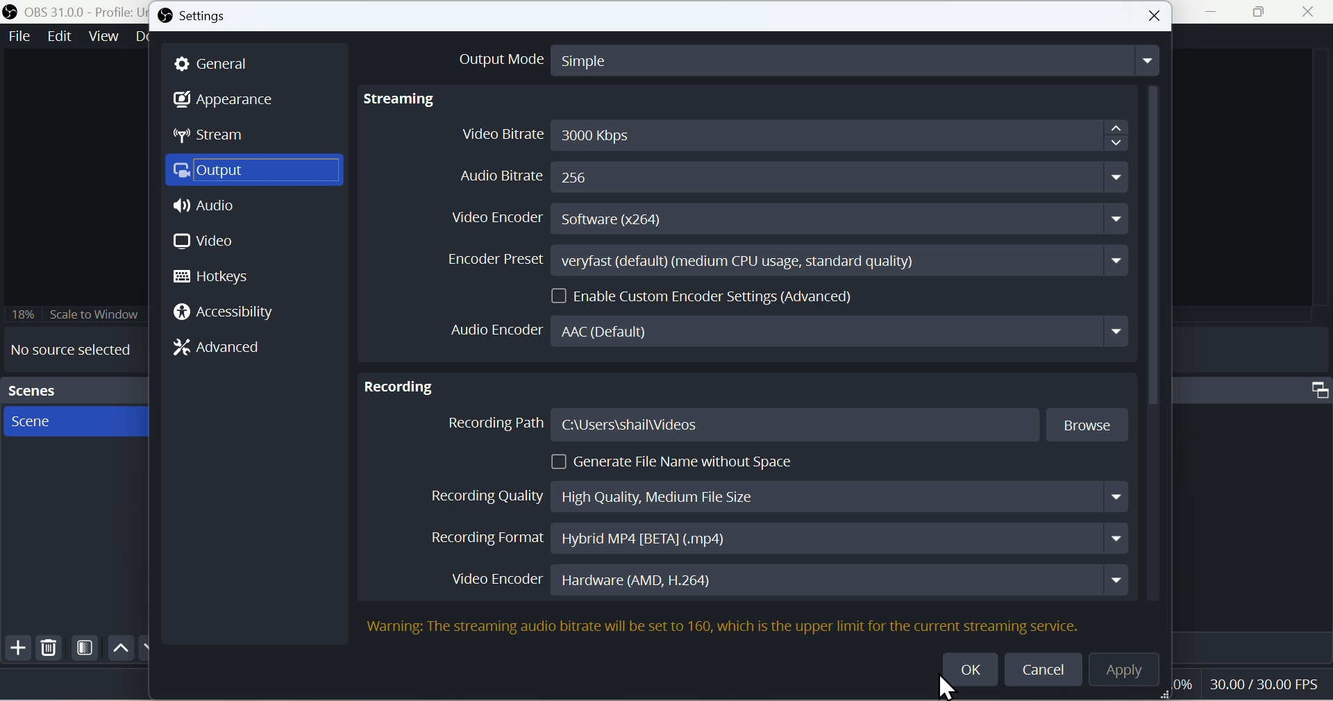  What do you see at coordinates (787, 330) in the screenshot?
I see `Audio Encoder` at bounding box center [787, 330].